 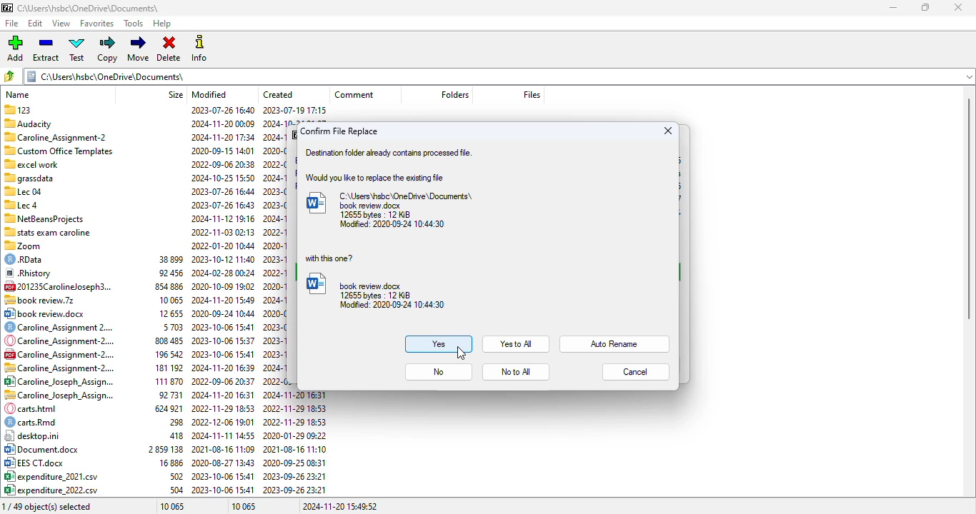 I want to click on size, so click(x=175, y=94).